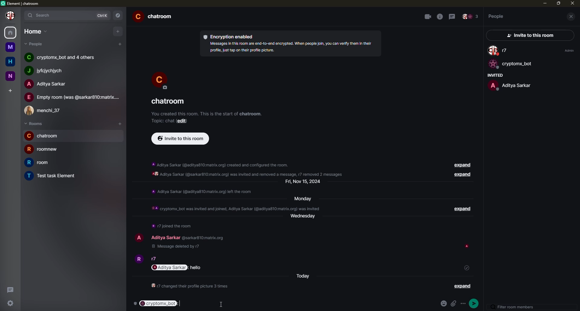 The height and width of the screenshot is (311, 580). What do you see at coordinates (230, 36) in the screenshot?
I see `encryption enabled` at bounding box center [230, 36].